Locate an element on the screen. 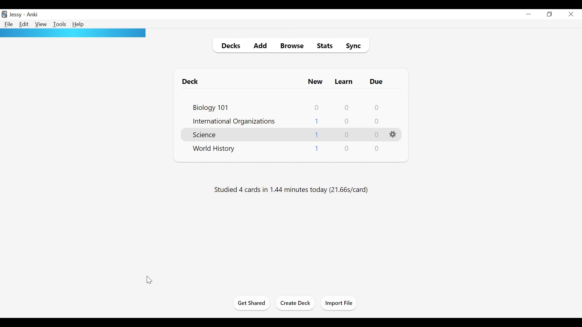  Add is located at coordinates (260, 45).